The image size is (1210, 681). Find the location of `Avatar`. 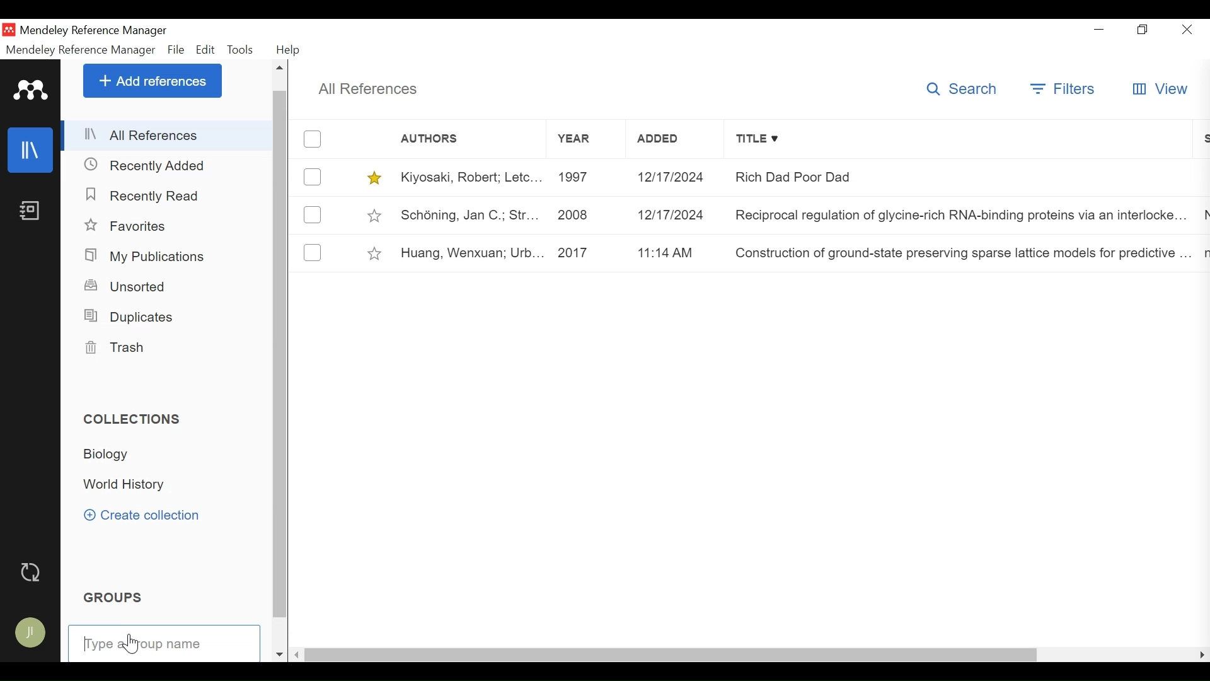

Avatar is located at coordinates (32, 634).